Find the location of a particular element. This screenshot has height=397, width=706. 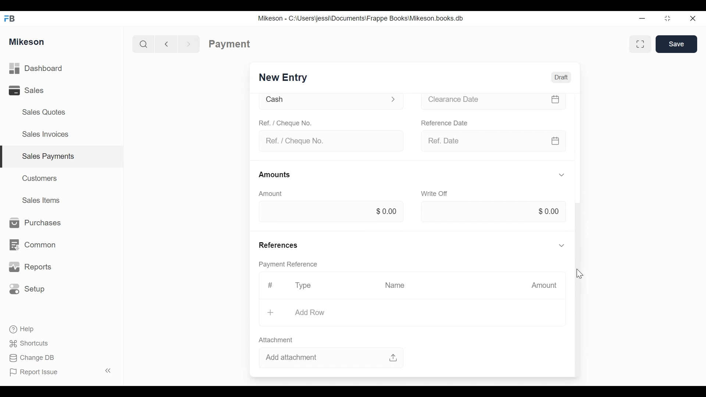

save is located at coordinates (675, 44).